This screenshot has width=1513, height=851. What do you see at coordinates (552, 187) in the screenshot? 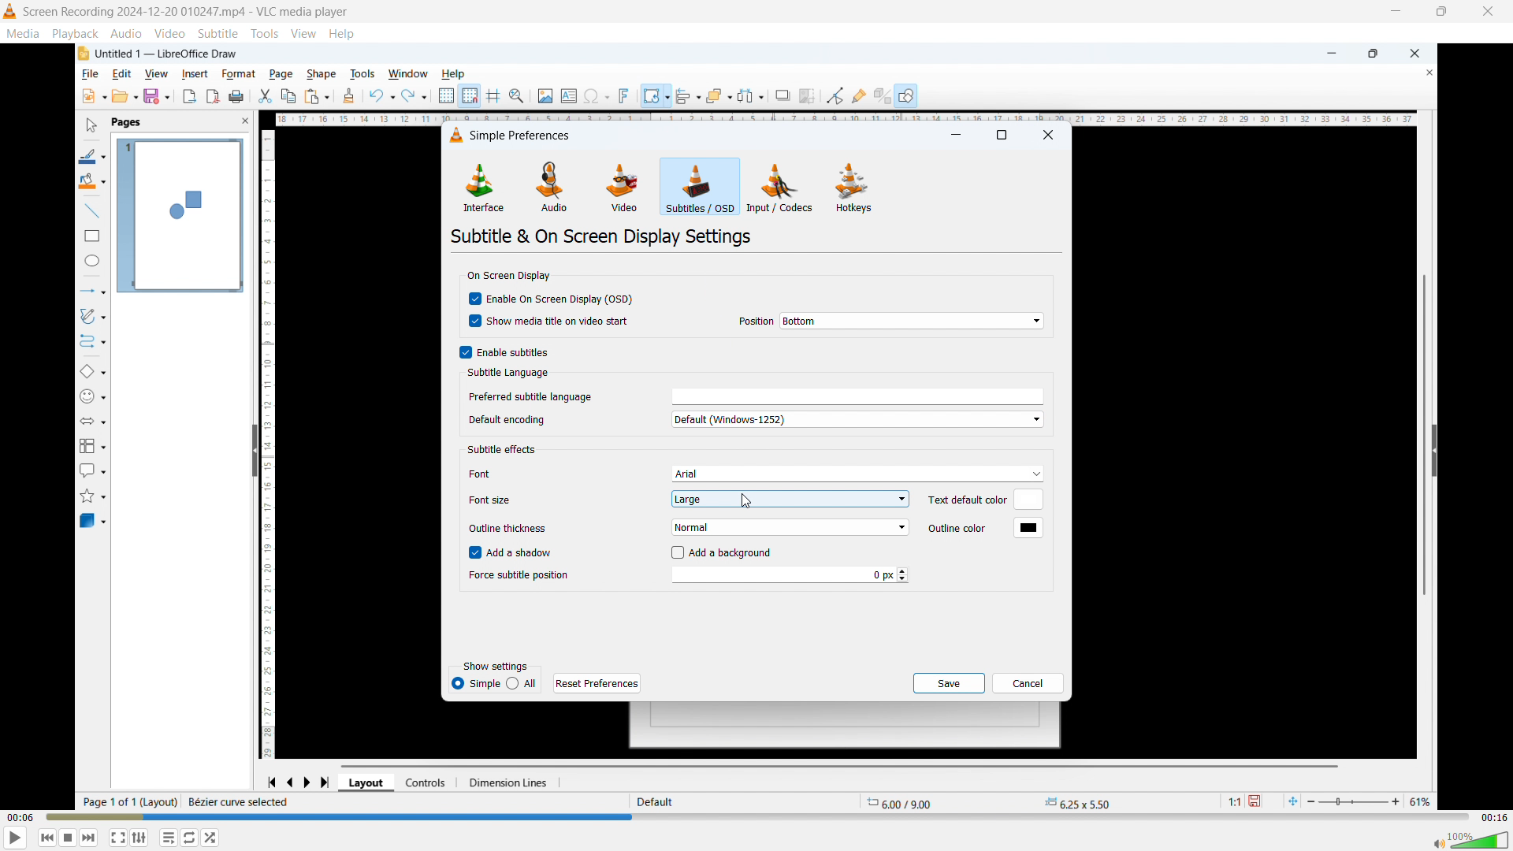
I see `Audio ` at bounding box center [552, 187].